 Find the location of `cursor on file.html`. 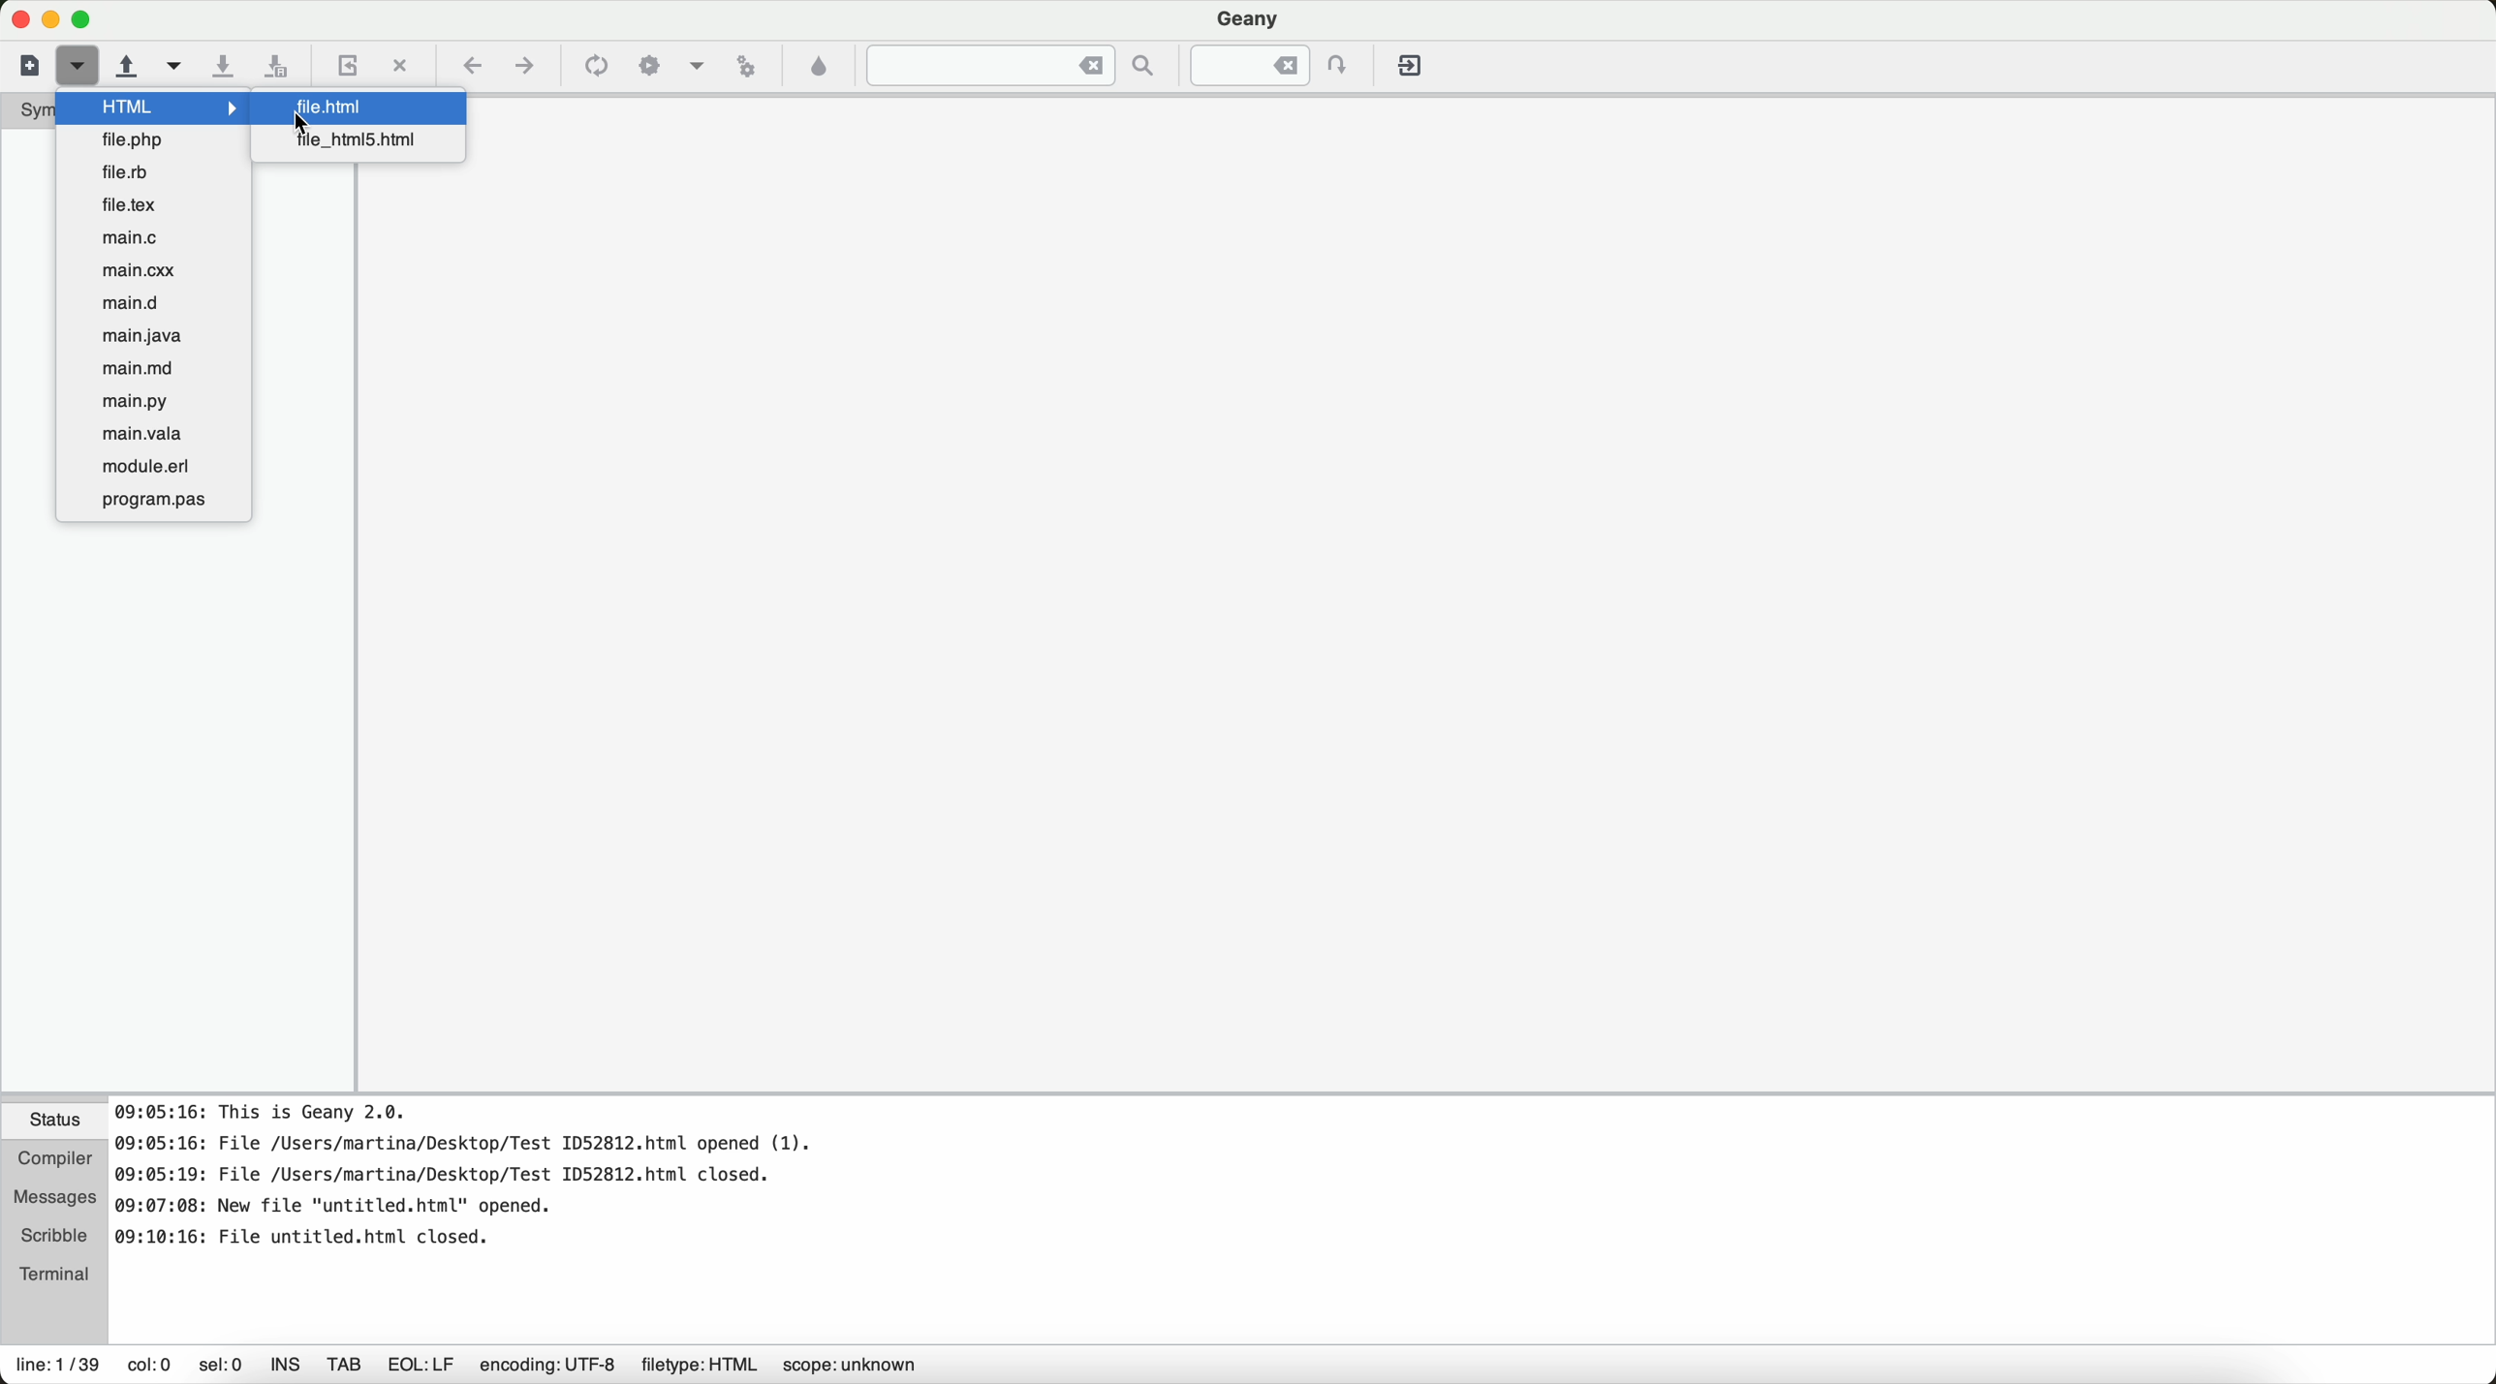

cursor on file.html is located at coordinates (359, 106).